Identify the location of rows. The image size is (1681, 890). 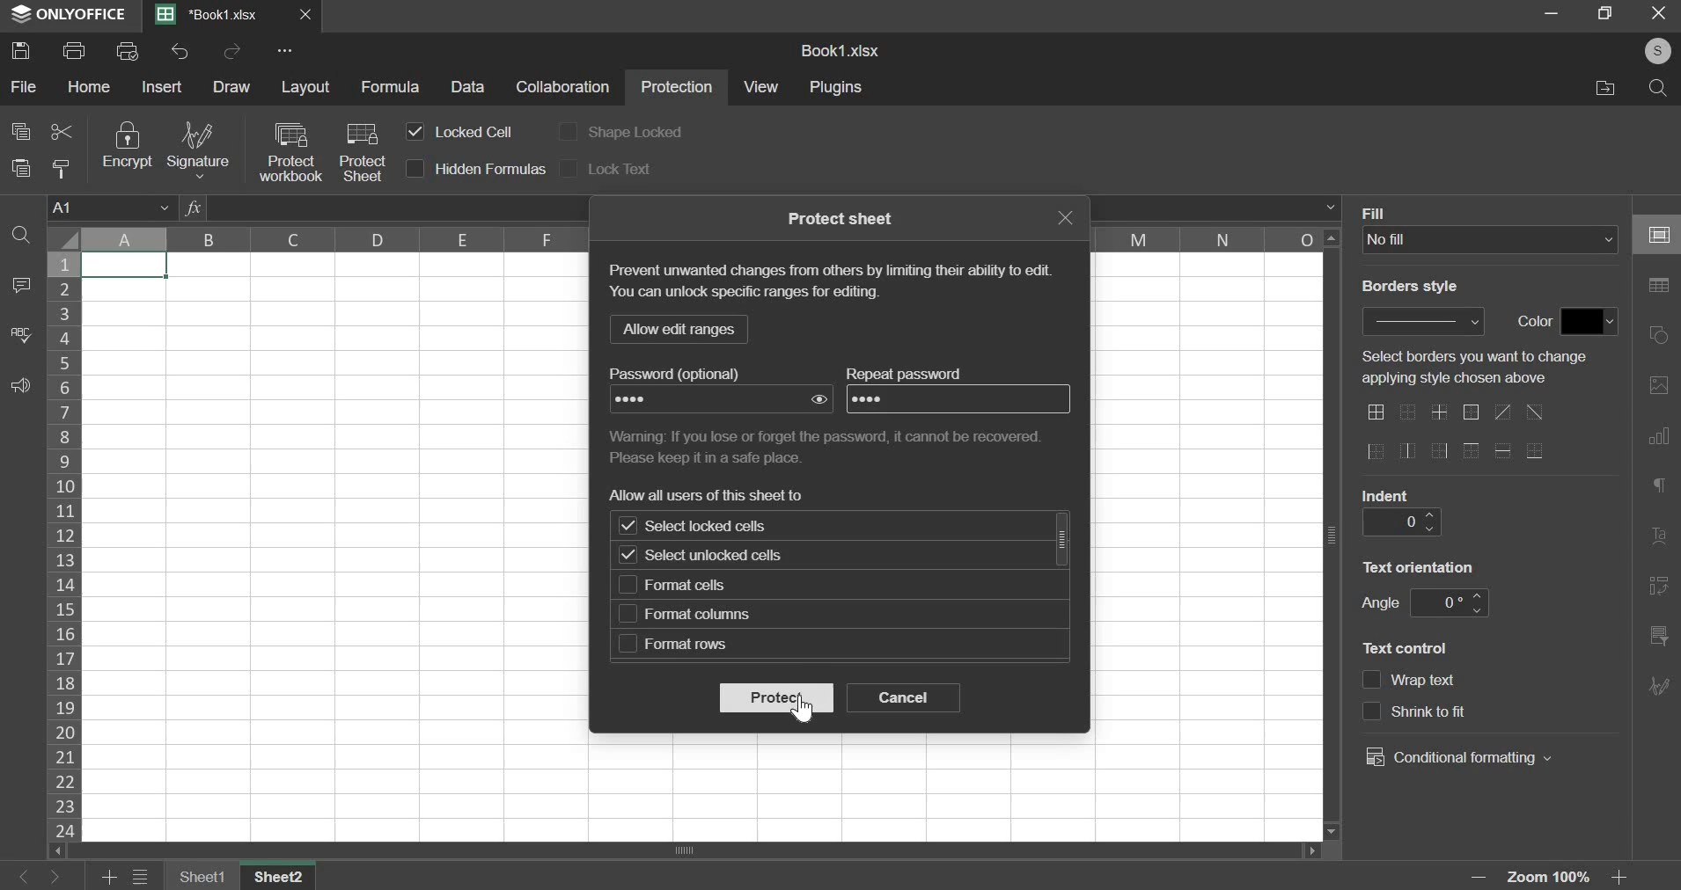
(64, 544).